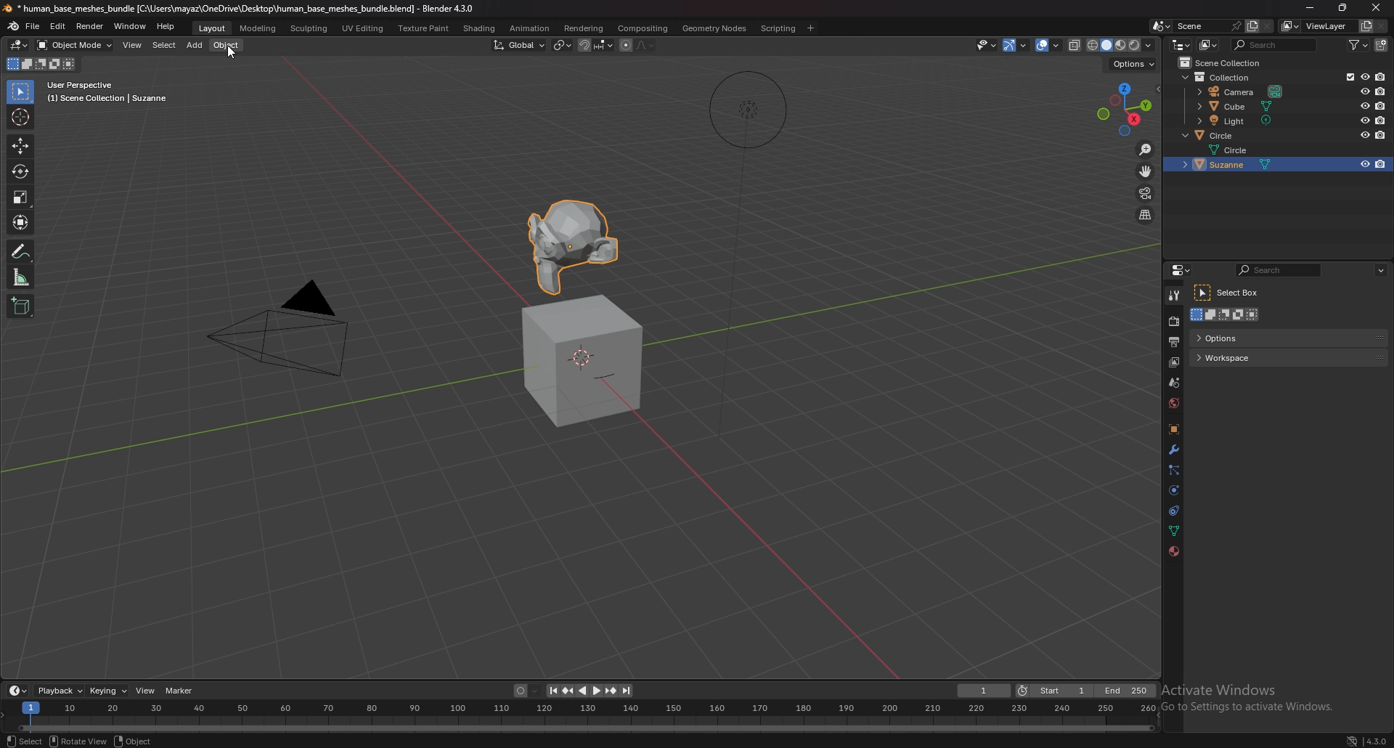 This screenshot has height=748, width=1394. Describe the element at coordinates (1175, 342) in the screenshot. I see `output` at that location.